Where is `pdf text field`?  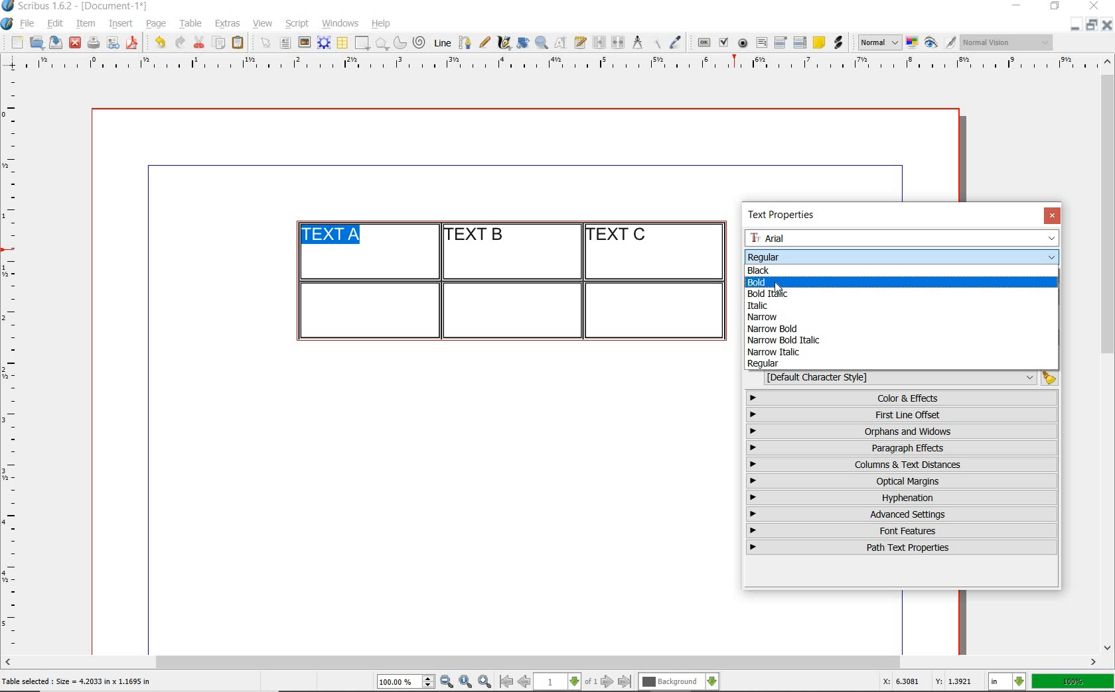
pdf text field is located at coordinates (761, 44).